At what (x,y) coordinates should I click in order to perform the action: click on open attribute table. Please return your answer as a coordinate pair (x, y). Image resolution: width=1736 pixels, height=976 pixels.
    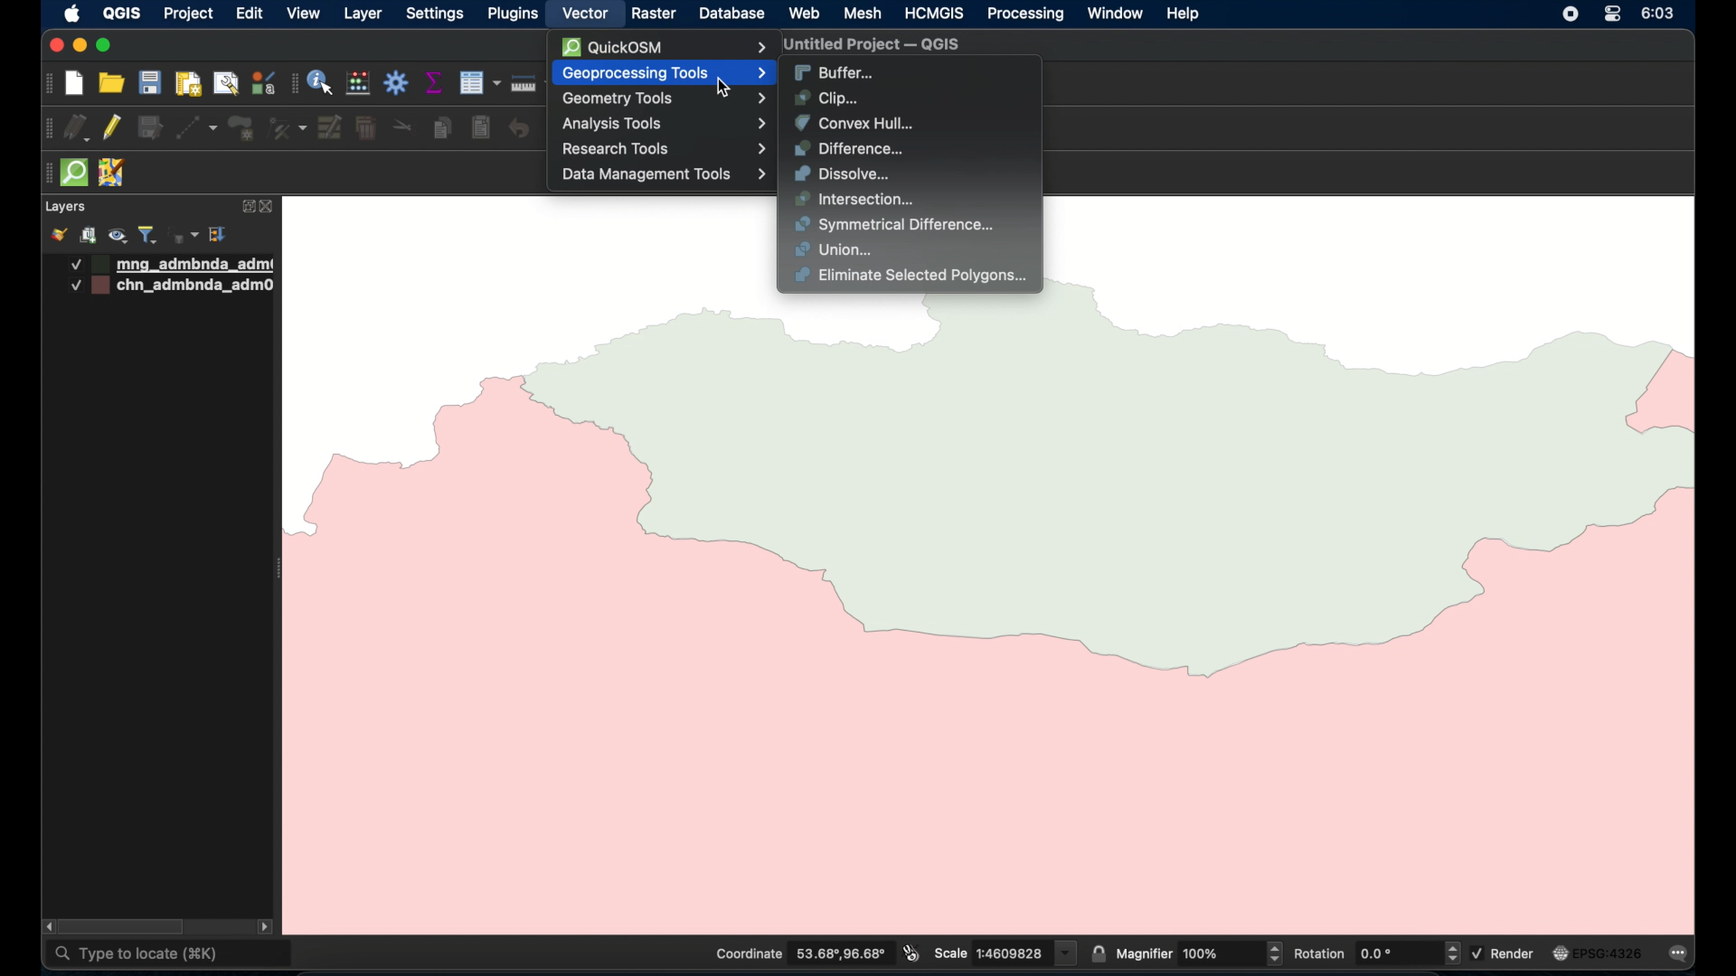
    Looking at the image, I should click on (479, 83).